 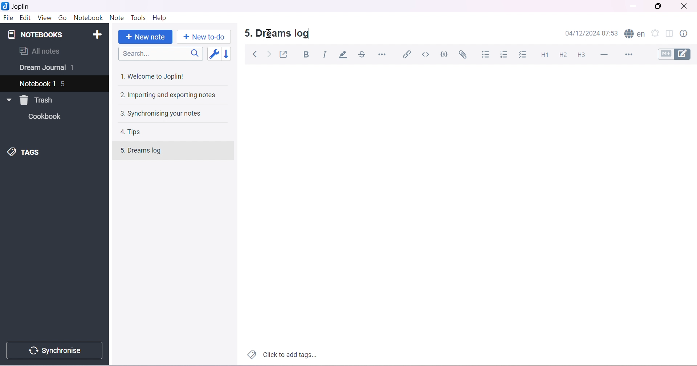 I want to click on 5, so click(x=65, y=84).